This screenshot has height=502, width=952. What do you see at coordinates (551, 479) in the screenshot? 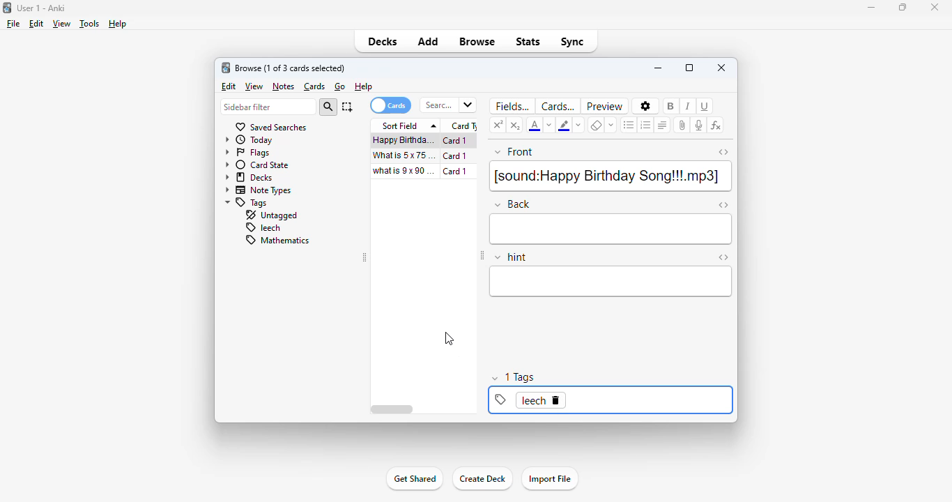
I see `import file` at bounding box center [551, 479].